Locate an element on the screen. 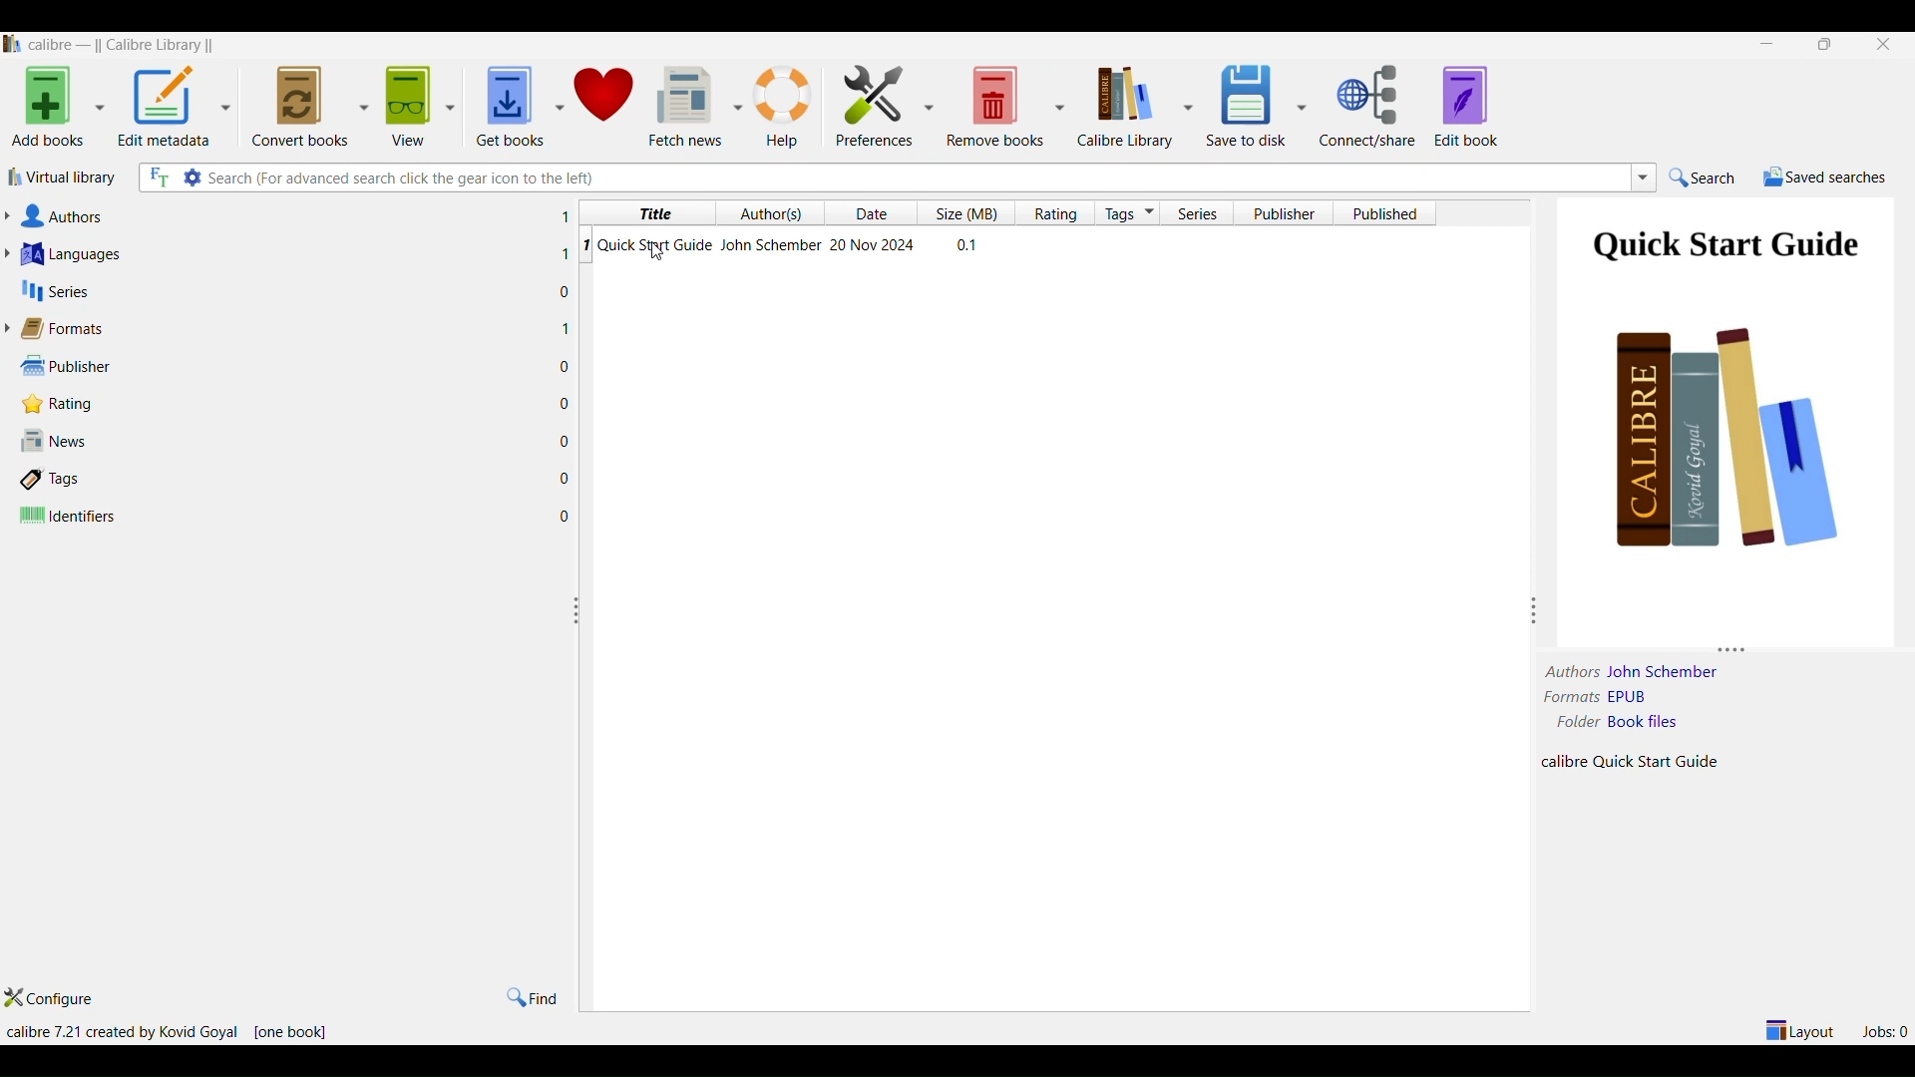 The width and height of the screenshot is (1915, 1077). remove books is located at coordinates (992, 107).